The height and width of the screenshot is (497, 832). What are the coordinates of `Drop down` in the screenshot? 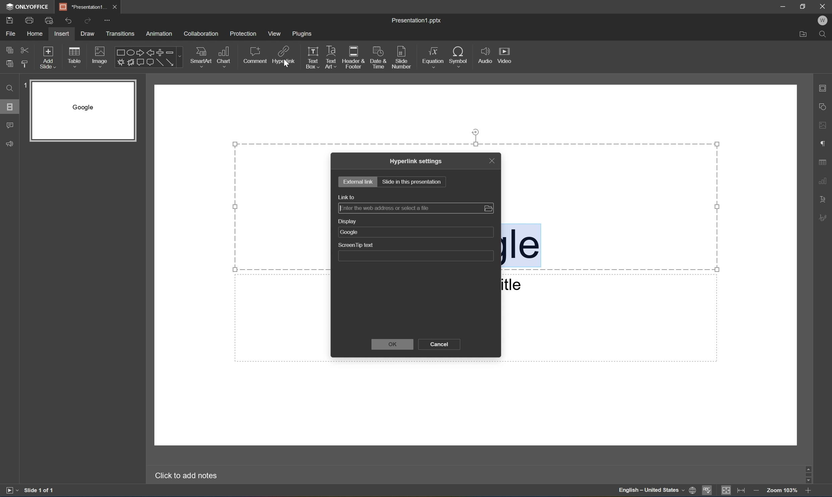 It's located at (180, 57).